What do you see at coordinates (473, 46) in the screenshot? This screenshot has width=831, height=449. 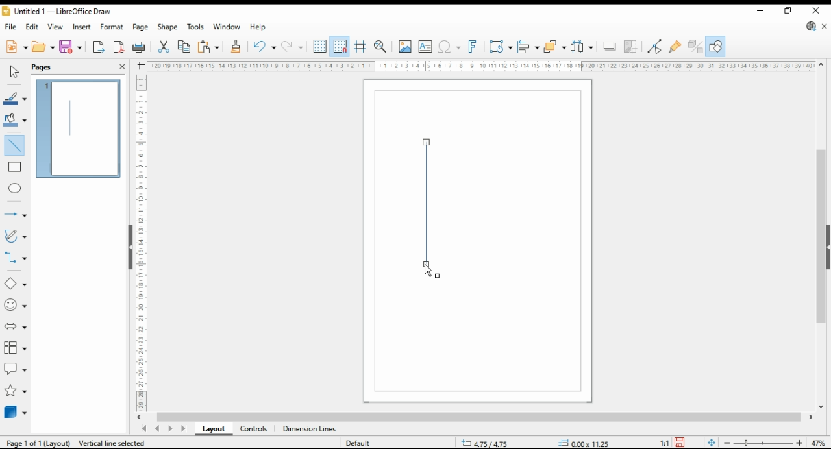 I see `insert fontwork text` at bounding box center [473, 46].